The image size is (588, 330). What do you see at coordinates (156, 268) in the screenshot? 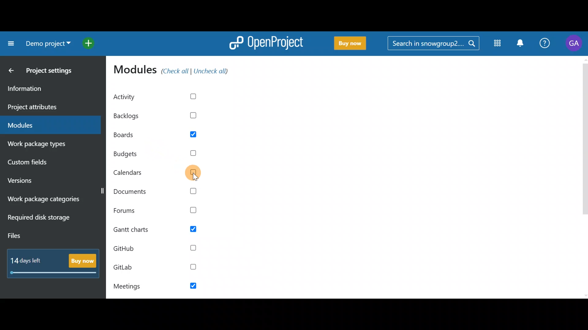
I see `GitLab` at bounding box center [156, 268].